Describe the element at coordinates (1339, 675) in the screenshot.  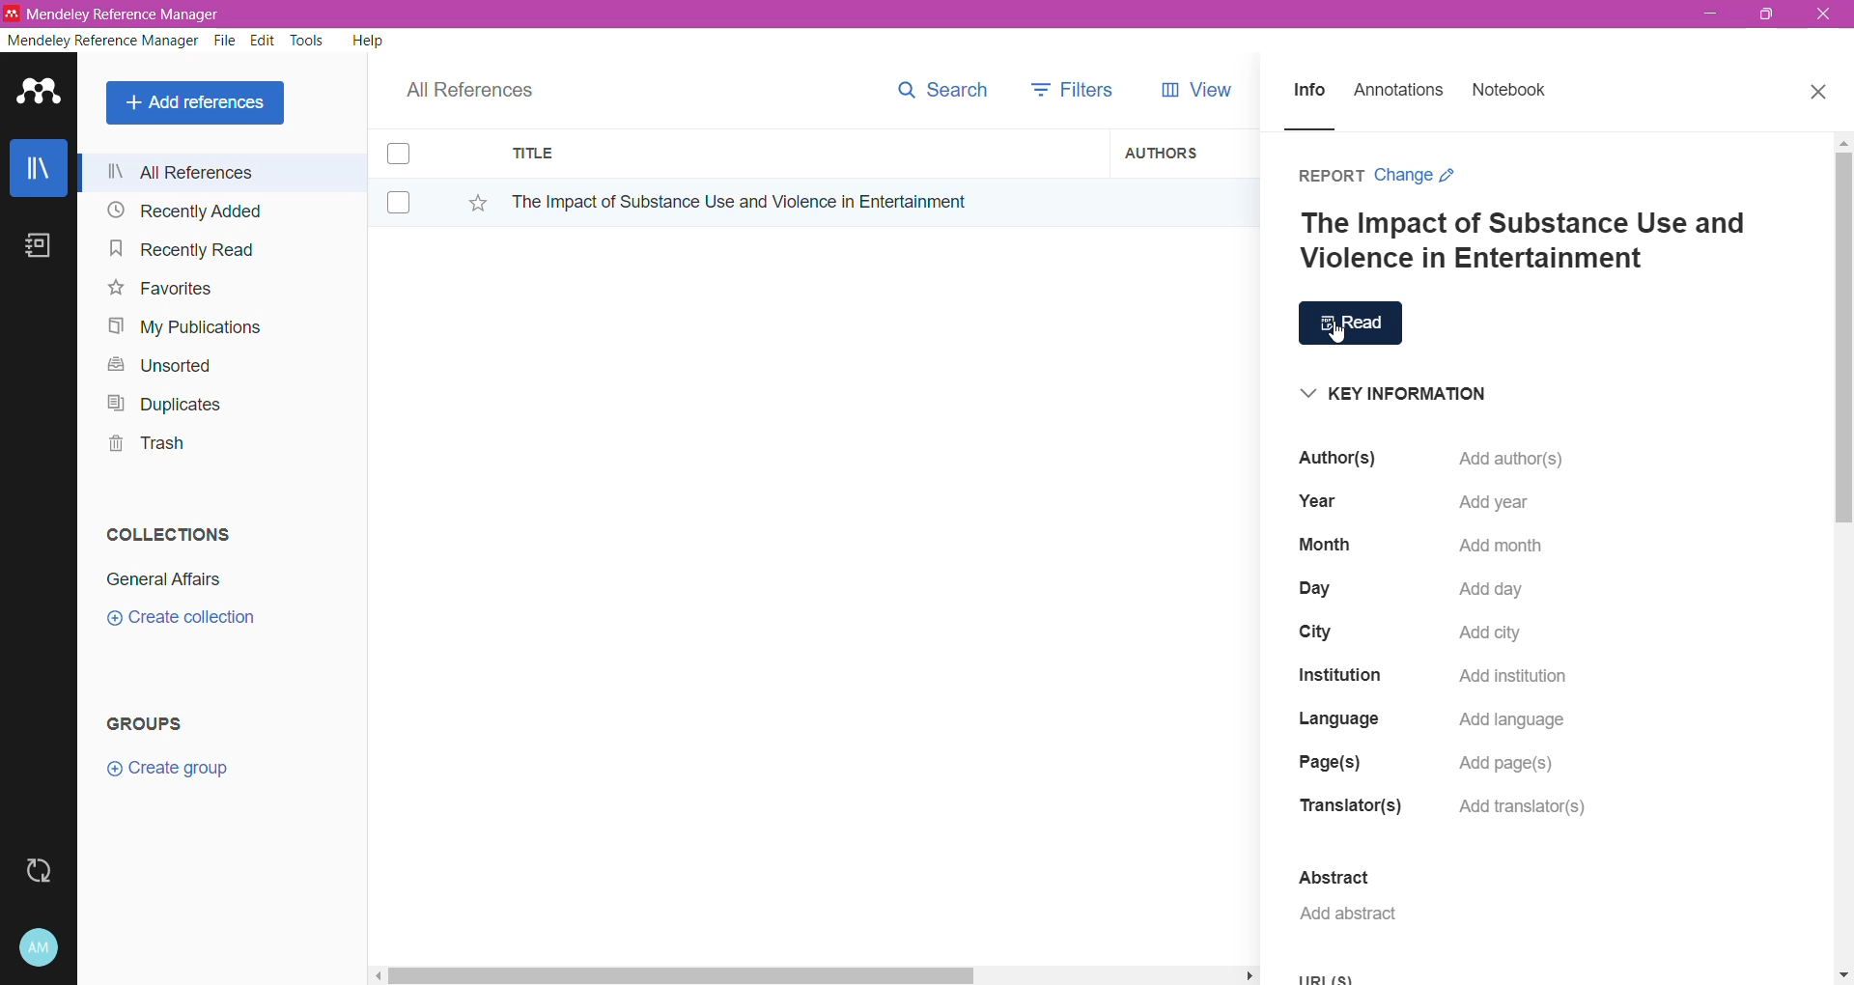
I see `Institution` at that location.